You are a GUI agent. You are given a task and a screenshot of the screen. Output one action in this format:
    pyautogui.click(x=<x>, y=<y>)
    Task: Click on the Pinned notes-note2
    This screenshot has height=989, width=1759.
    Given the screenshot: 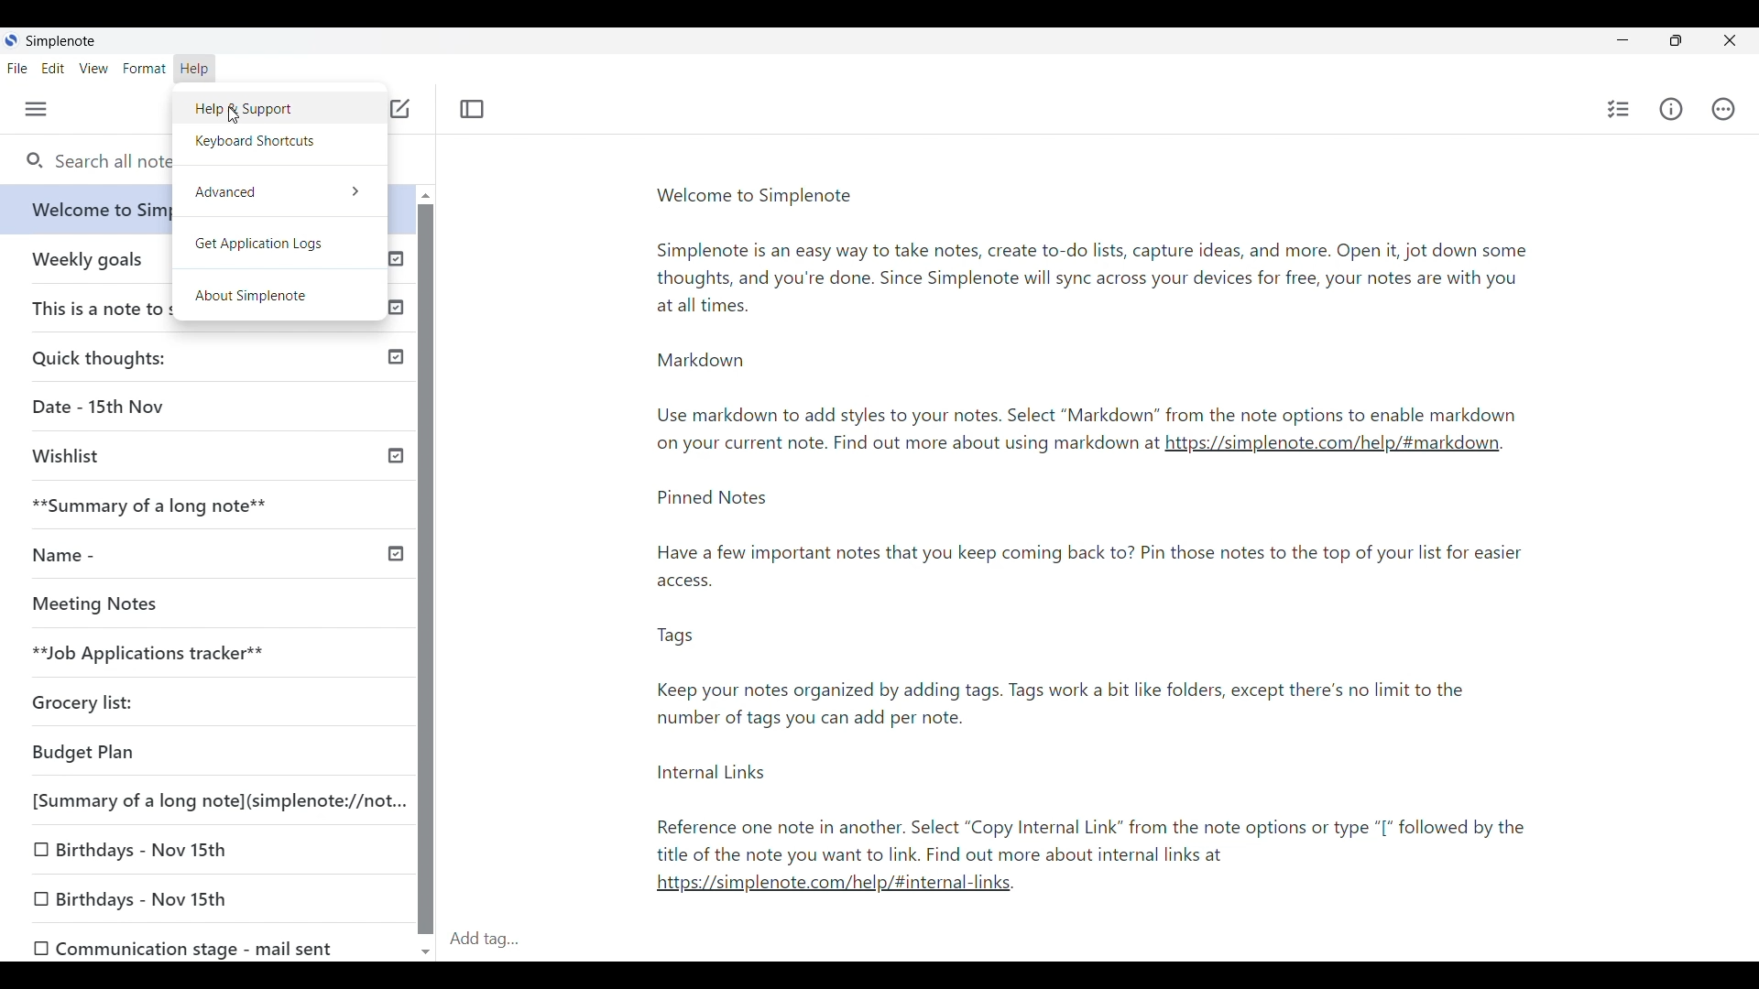 What is the action you would take?
    pyautogui.click(x=1091, y=668)
    